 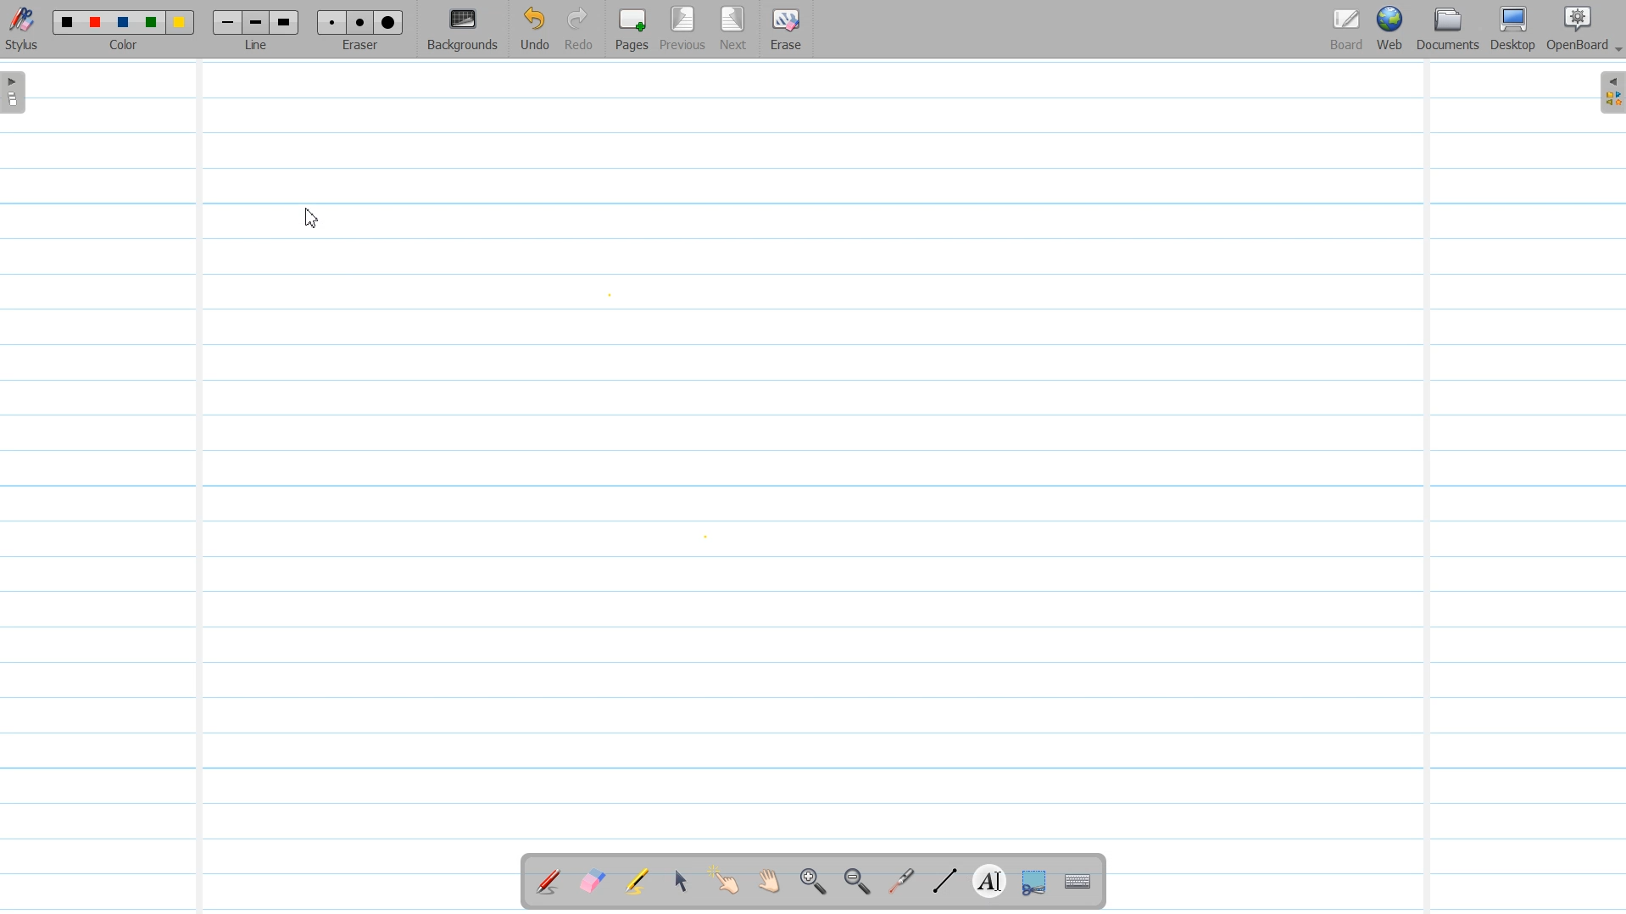 What do you see at coordinates (637, 883) in the screenshot?
I see `Highlight` at bounding box center [637, 883].